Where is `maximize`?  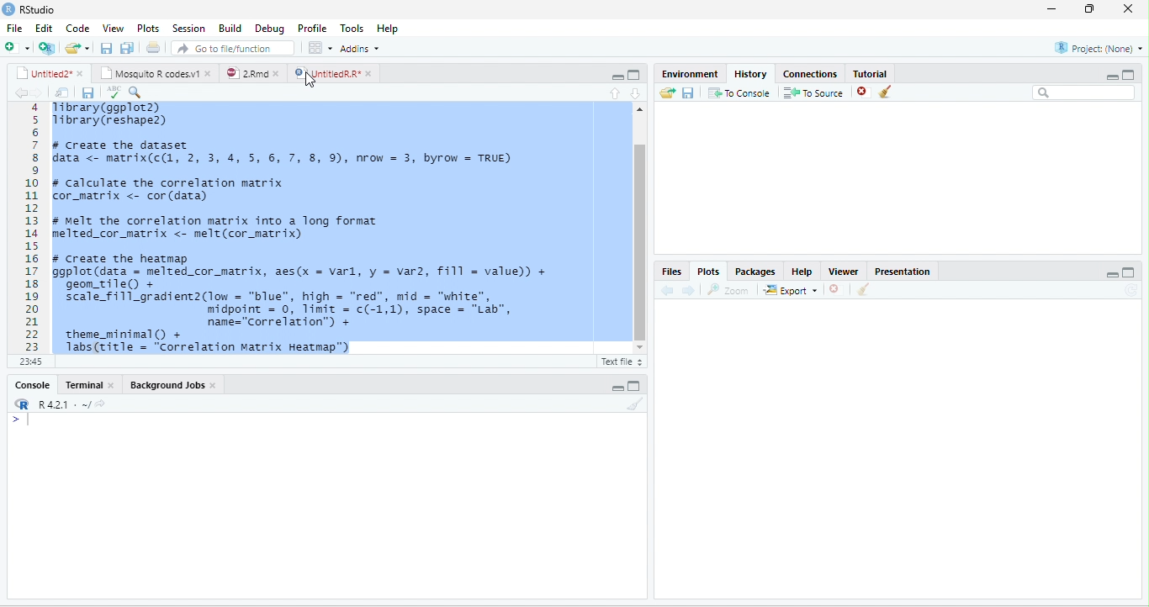
maximize is located at coordinates (633, 75).